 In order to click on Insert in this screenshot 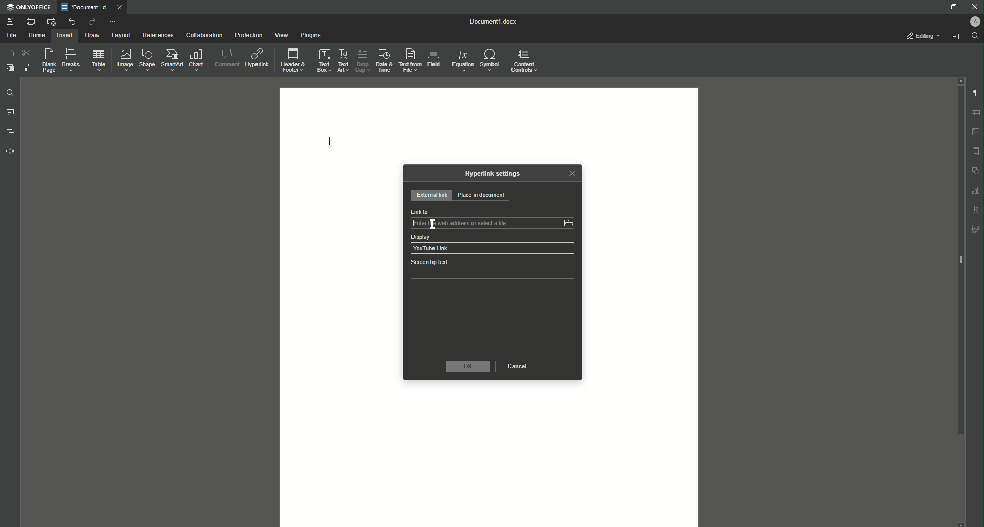, I will do `click(66, 35)`.